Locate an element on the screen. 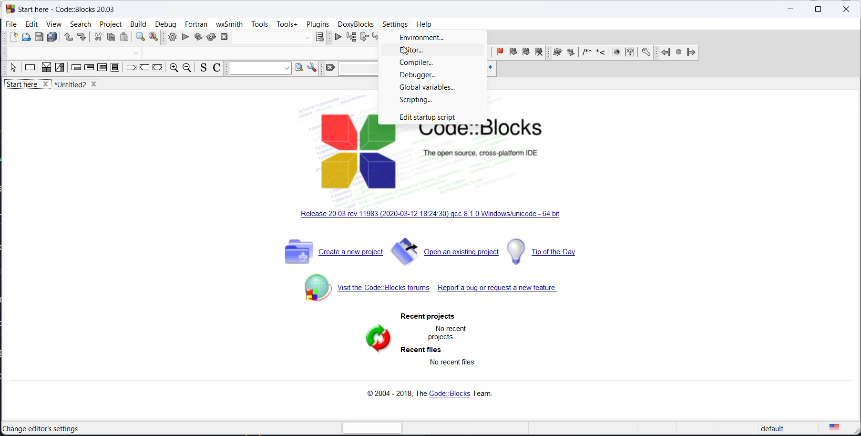 This screenshot has width=861, height=436. cut is located at coordinates (98, 38).